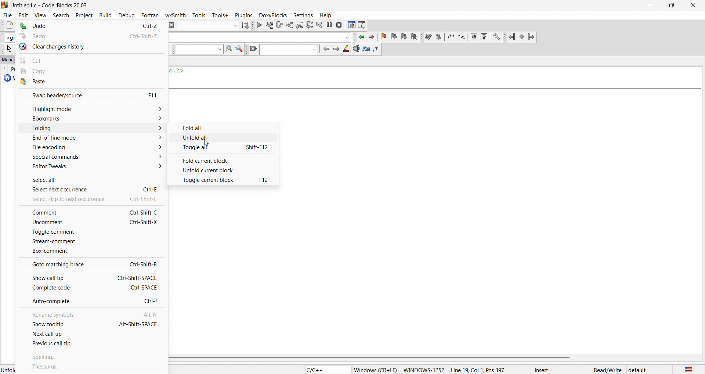  I want to click on toggle comment, so click(89, 232).